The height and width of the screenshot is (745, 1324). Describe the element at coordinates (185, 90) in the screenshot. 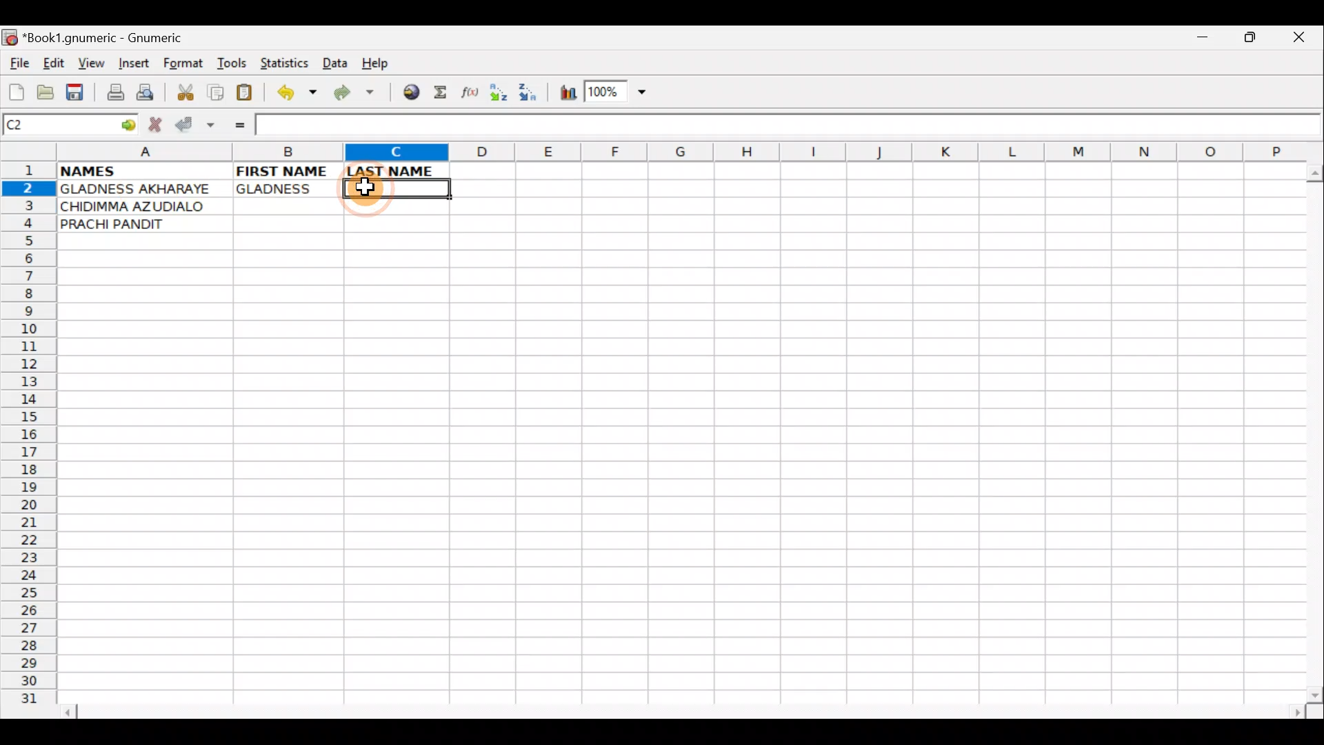

I see `Cut selection` at that location.